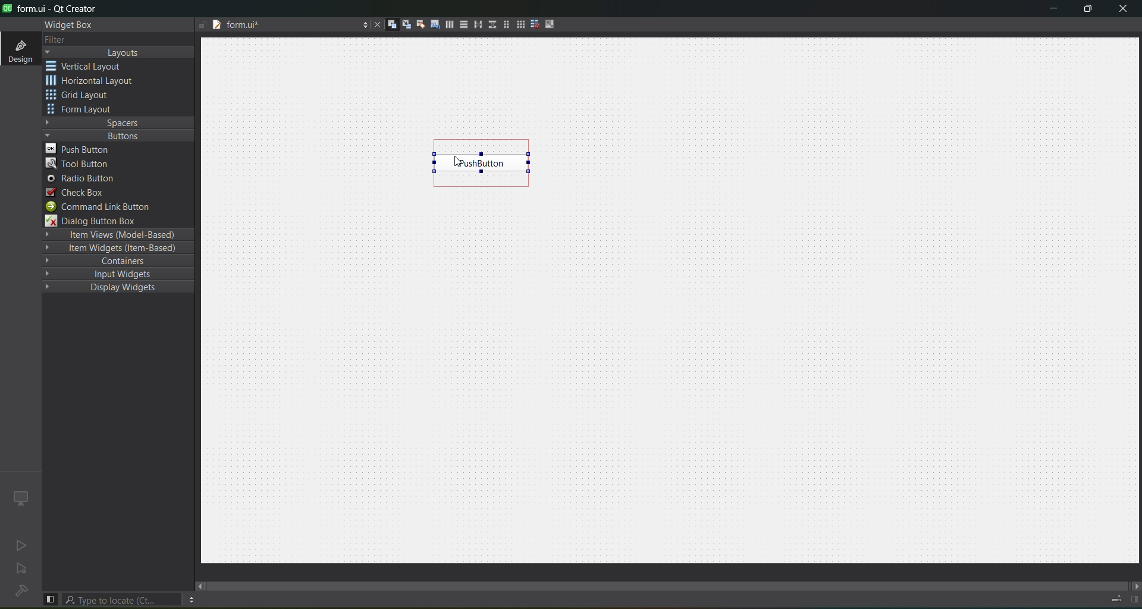 This screenshot has height=609, width=1142. I want to click on vertical layout, so click(463, 24).